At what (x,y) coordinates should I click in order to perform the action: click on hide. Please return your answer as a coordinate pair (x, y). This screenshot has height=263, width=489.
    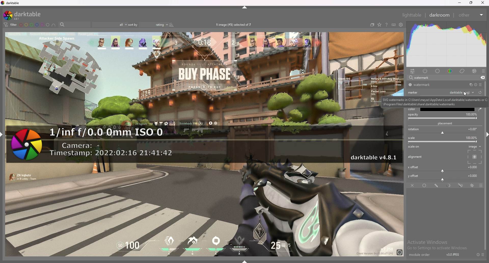
    Looking at the image, I should click on (245, 7).